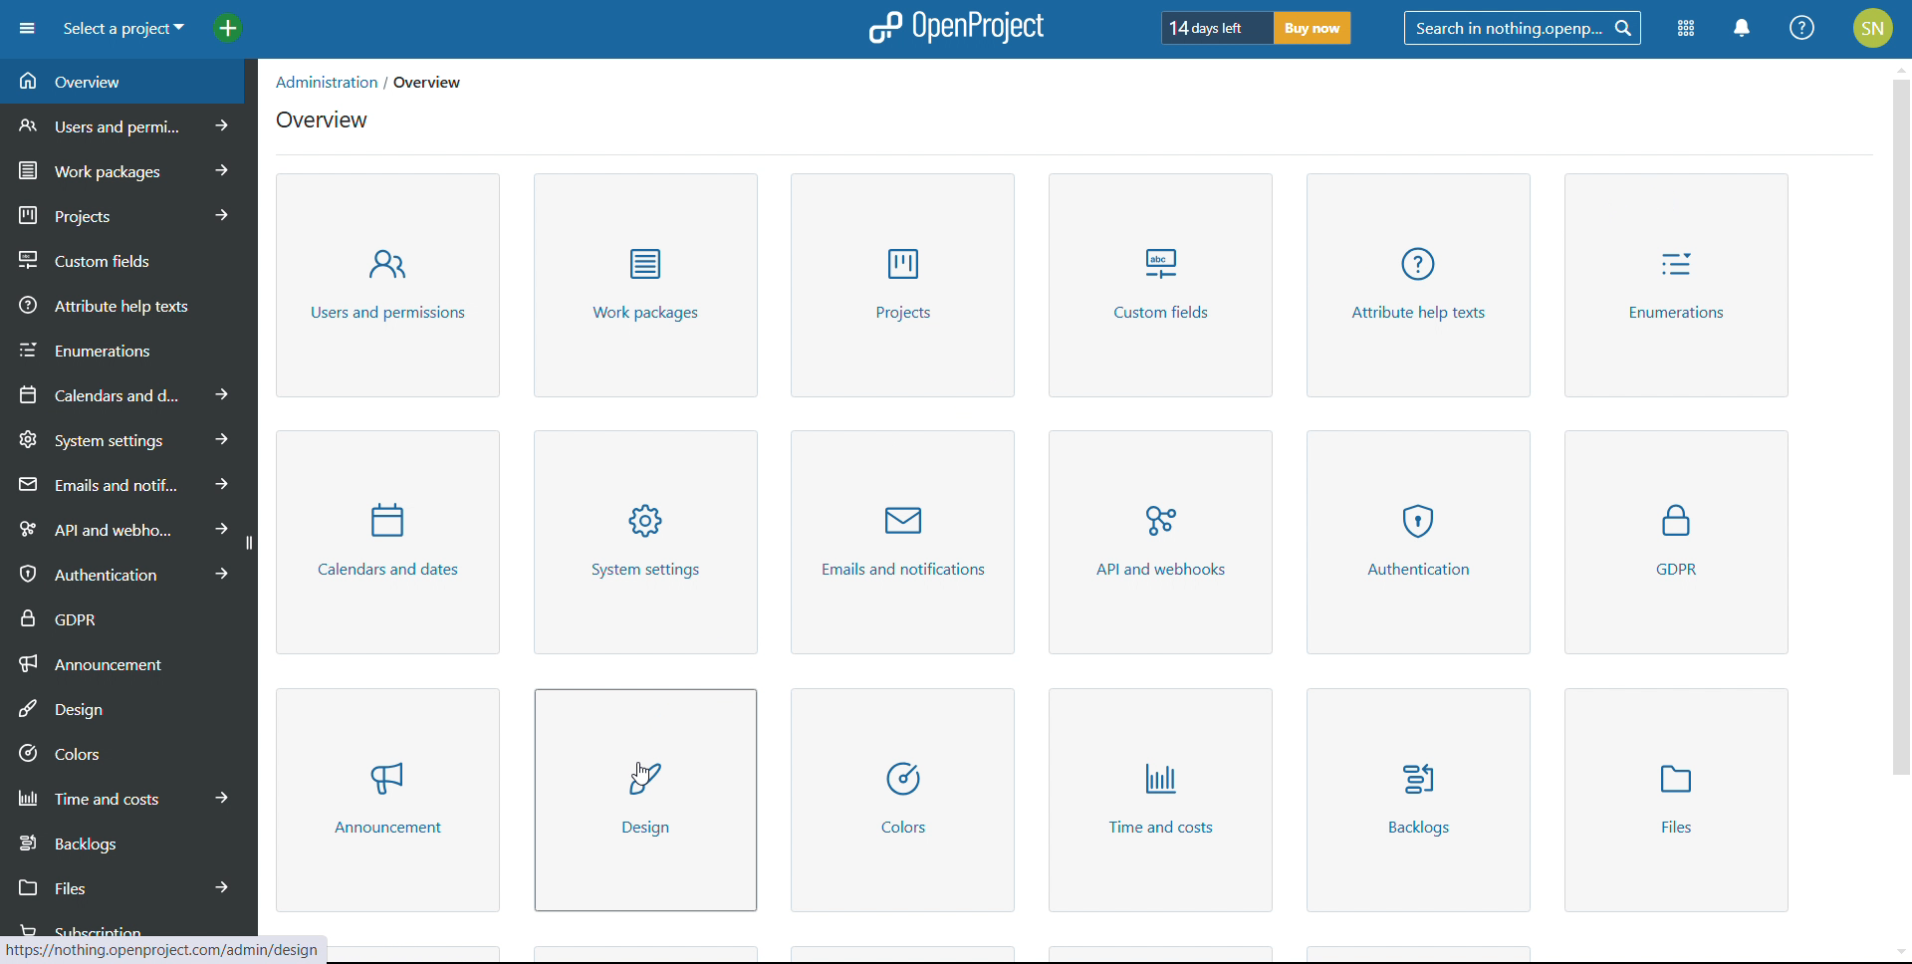  Describe the element at coordinates (125, 842) in the screenshot. I see `backlogs` at that location.